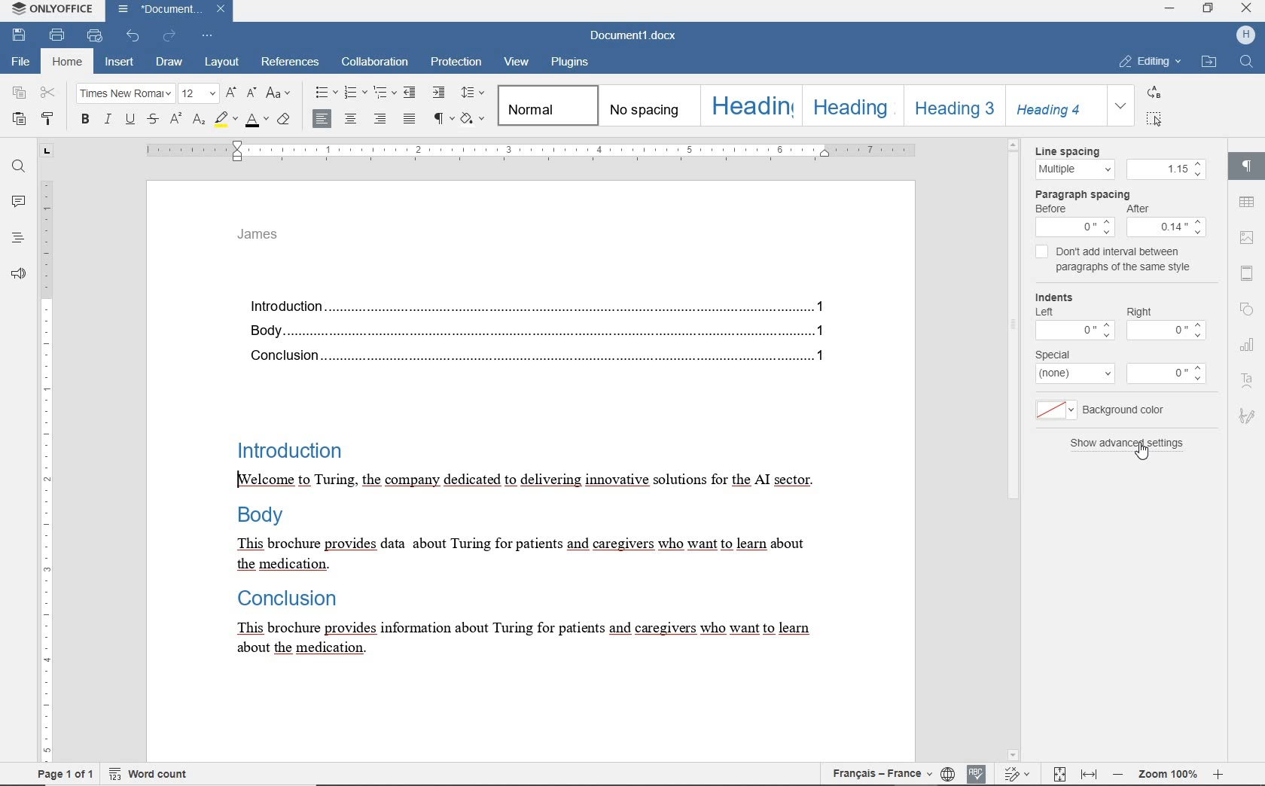  What do you see at coordinates (291, 62) in the screenshot?
I see `referenes` at bounding box center [291, 62].